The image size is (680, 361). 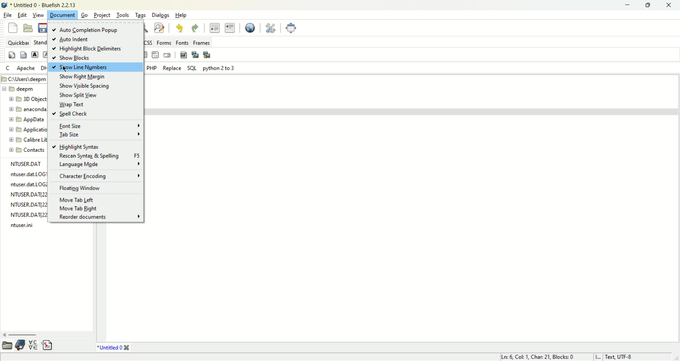 What do you see at coordinates (600, 357) in the screenshot?
I see `I` at bounding box center [600, 357].